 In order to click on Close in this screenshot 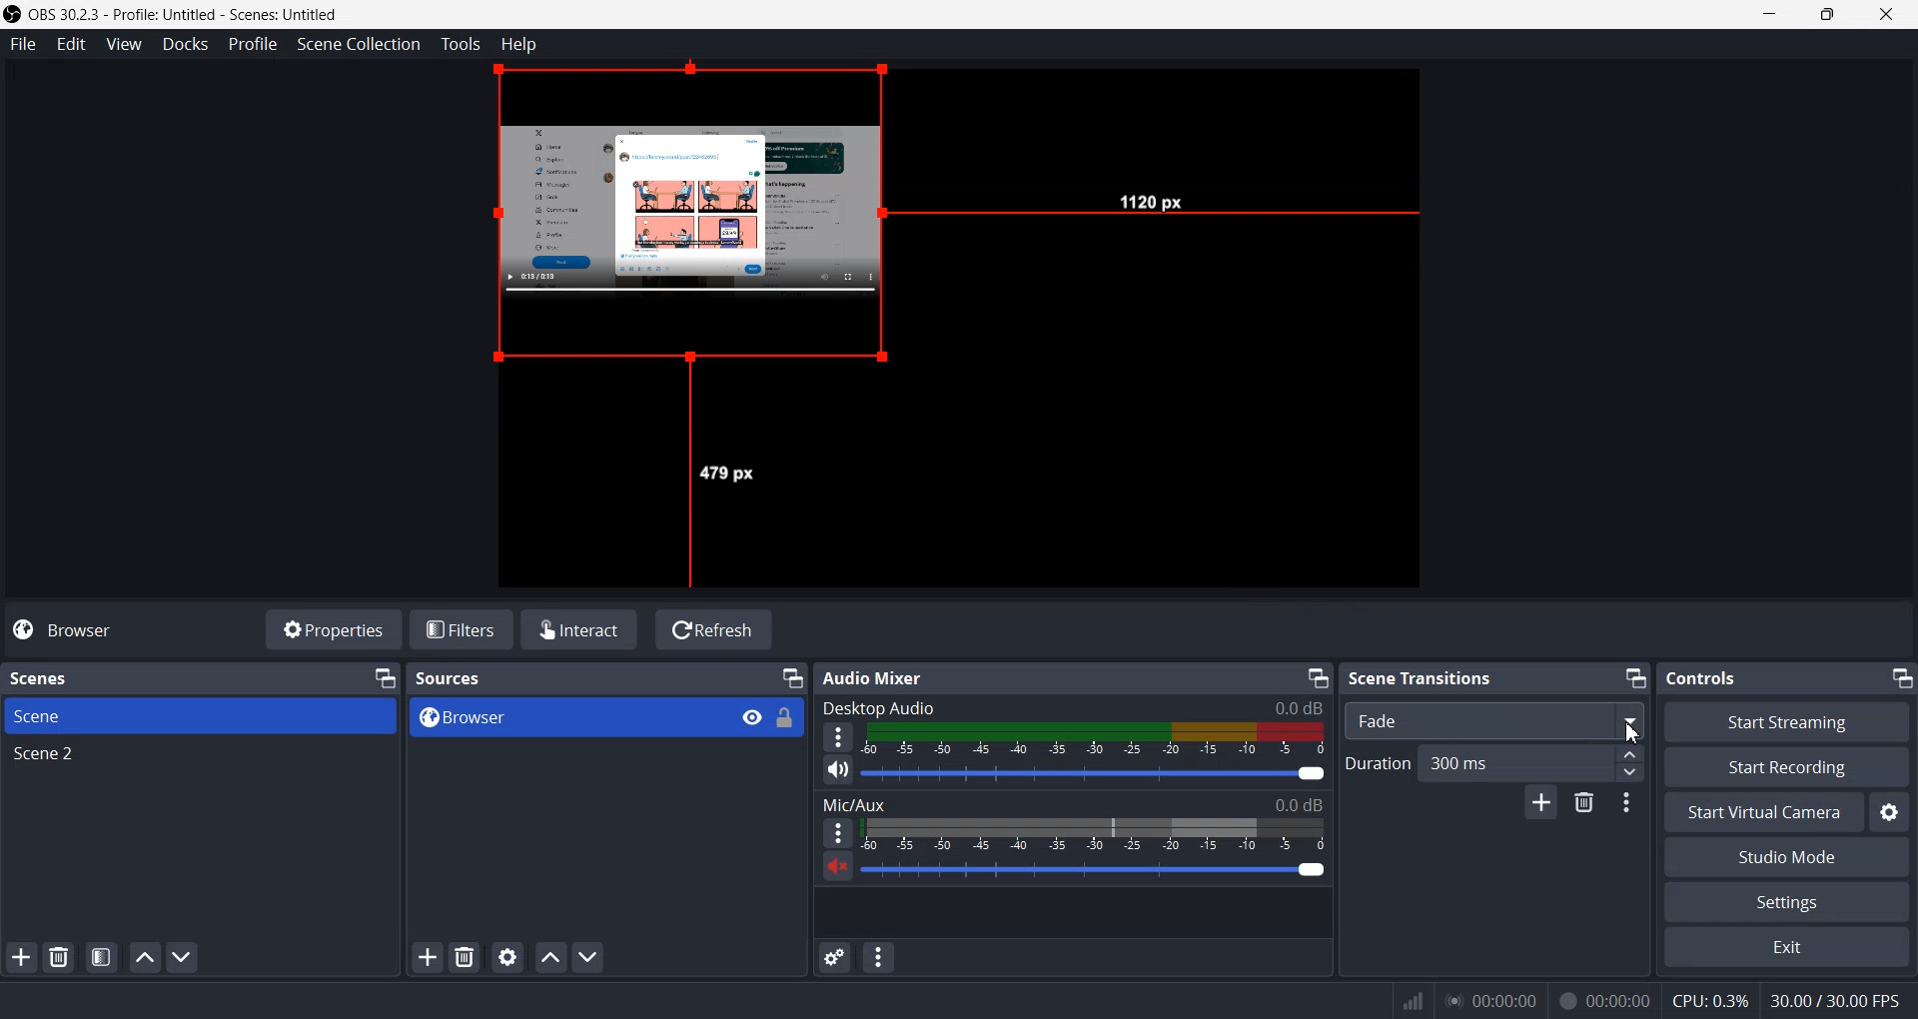, I will do `click(1884, 14)`.